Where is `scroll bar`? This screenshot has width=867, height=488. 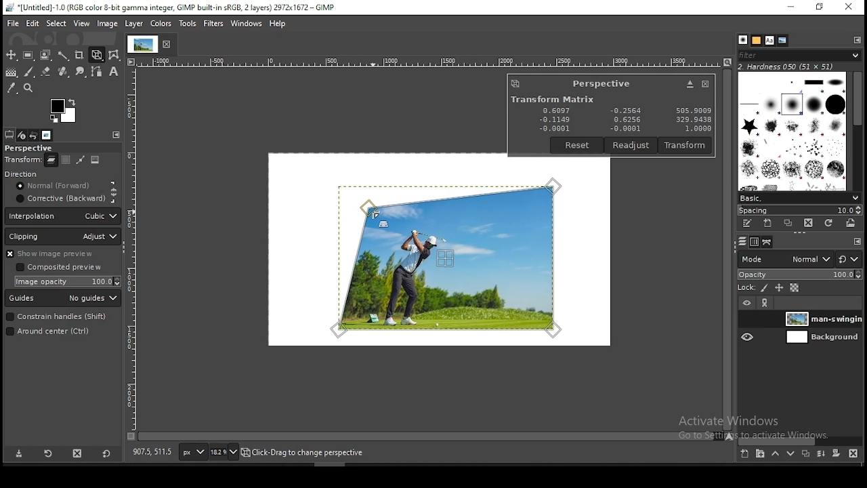
scroll bar is located at coordinates (857, 131).